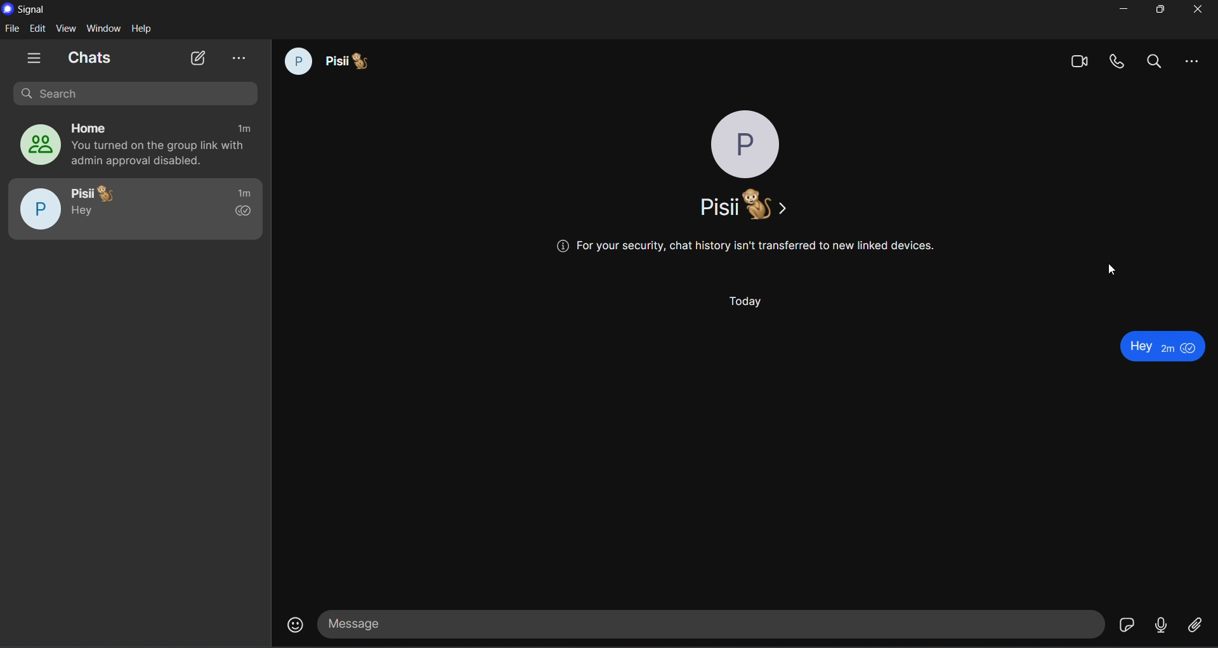 The image size is (1218, 648). What do you see at coordinates (143, 28) in the screenshot?
I see `help` at bounding box center [143, 28].